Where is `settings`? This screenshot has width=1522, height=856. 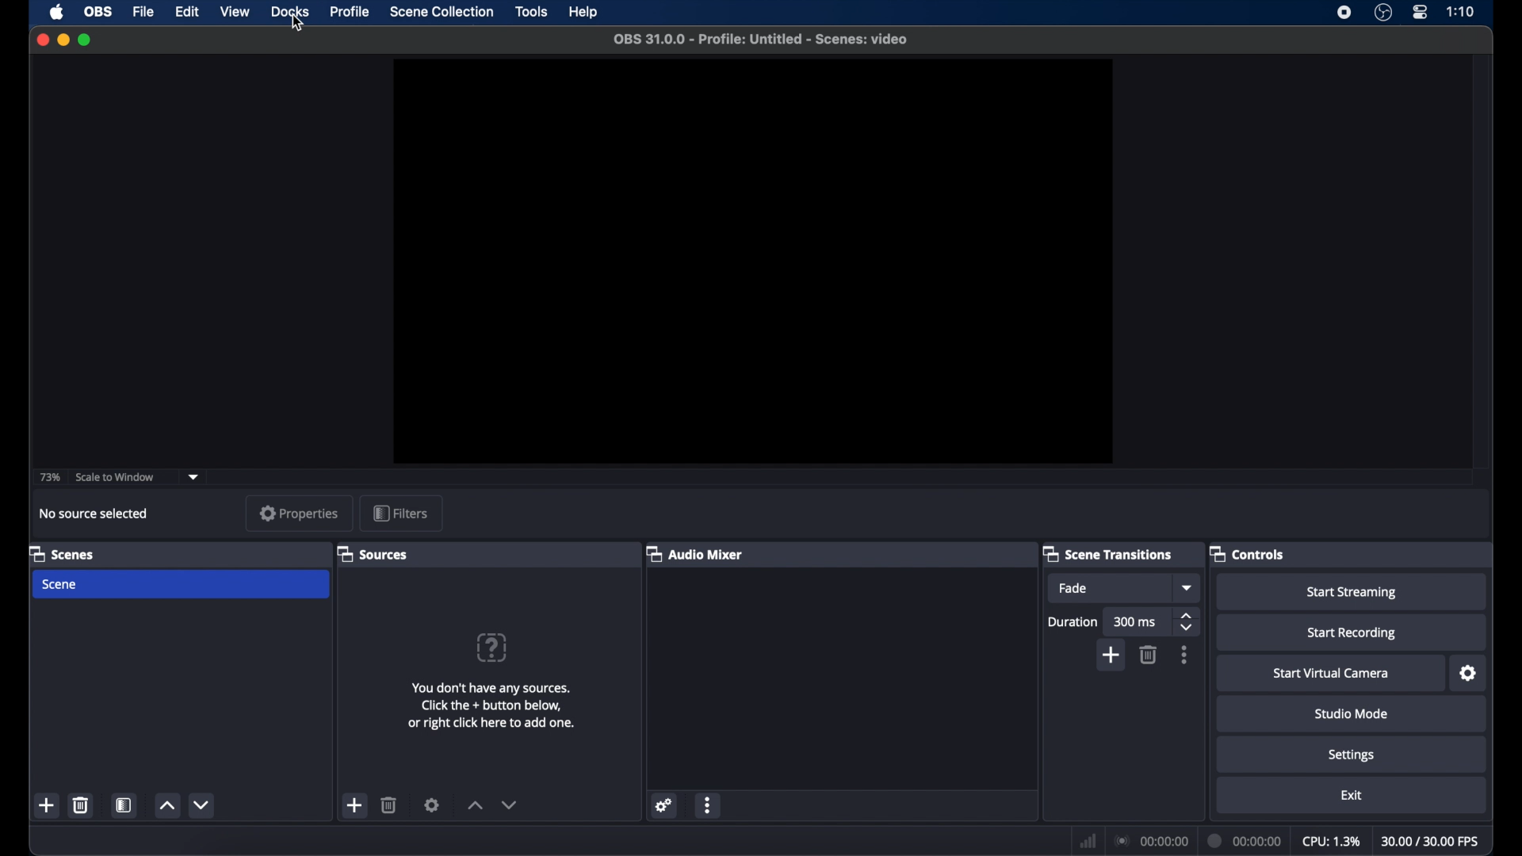
settings is located at coordinates (1352, 755).